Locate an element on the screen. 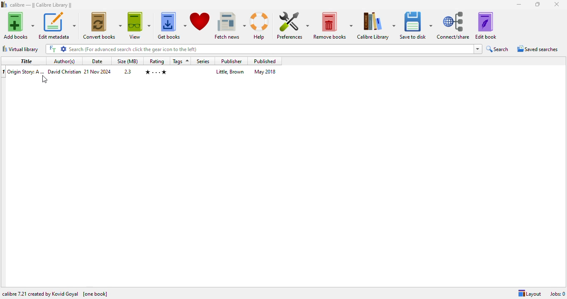 This screenshot has height=299, width=567. fetch news is located at coordinates (230, 24).